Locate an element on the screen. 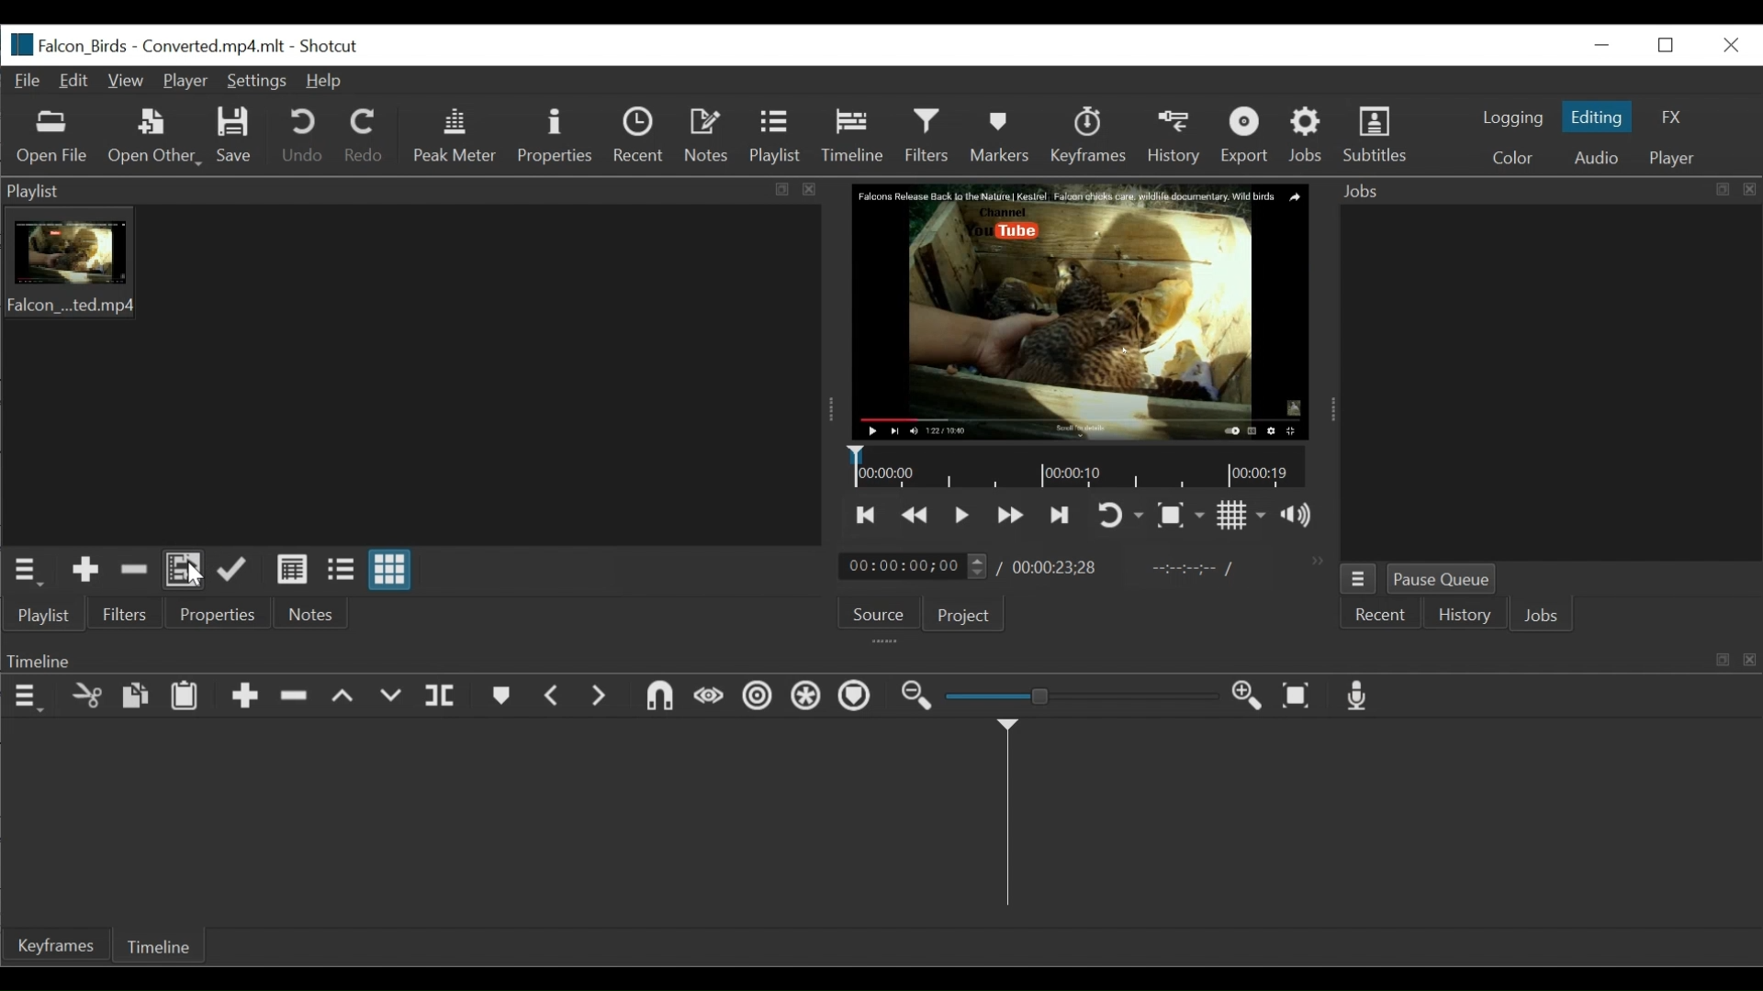 This screenshot has width=1763, height=991. Timeline Panel is located at coordinates (26, 697).